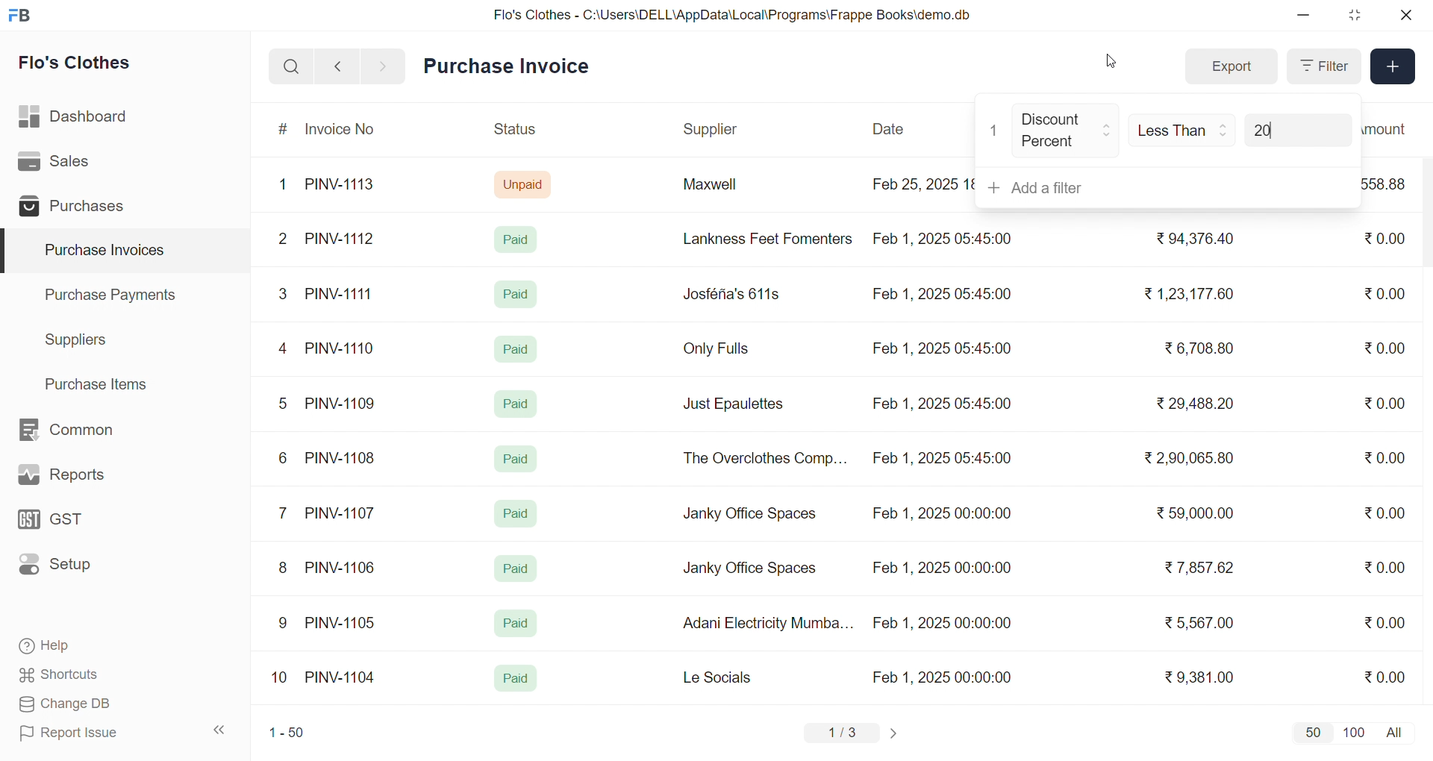 The height and width of the screenshot is (761, 1433). Describe the element at coordinates (342, 677) in the screenshot. I see `PINV-1104` at that location.